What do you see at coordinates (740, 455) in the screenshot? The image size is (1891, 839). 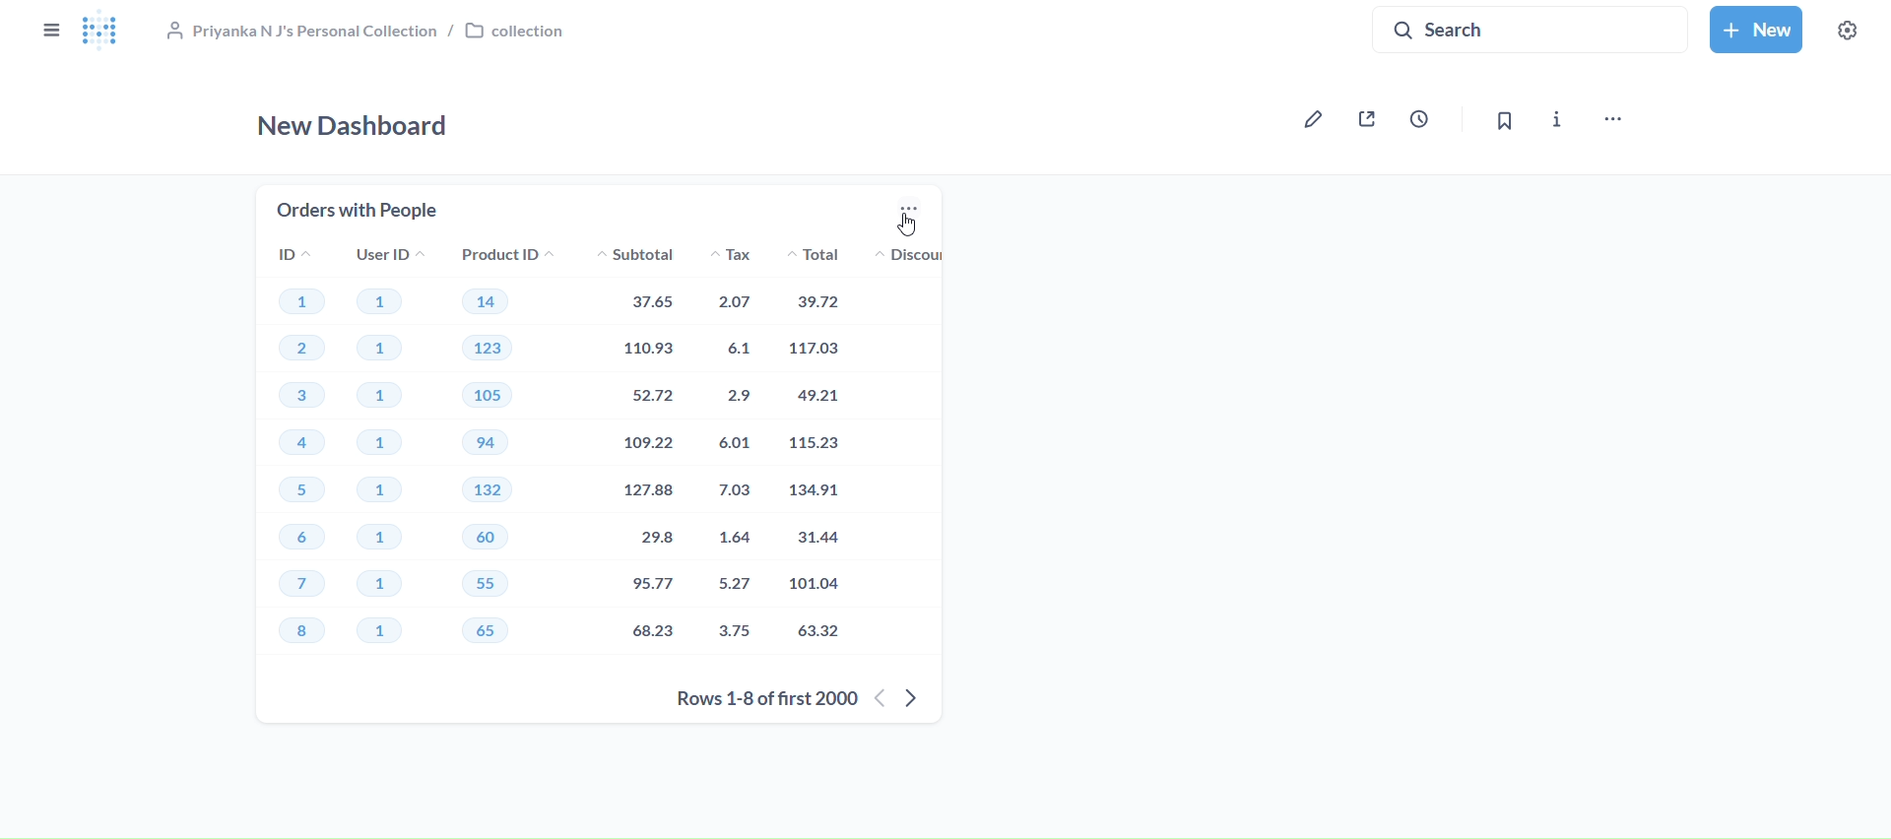 I see `tax` at bounding box center [740, 455].